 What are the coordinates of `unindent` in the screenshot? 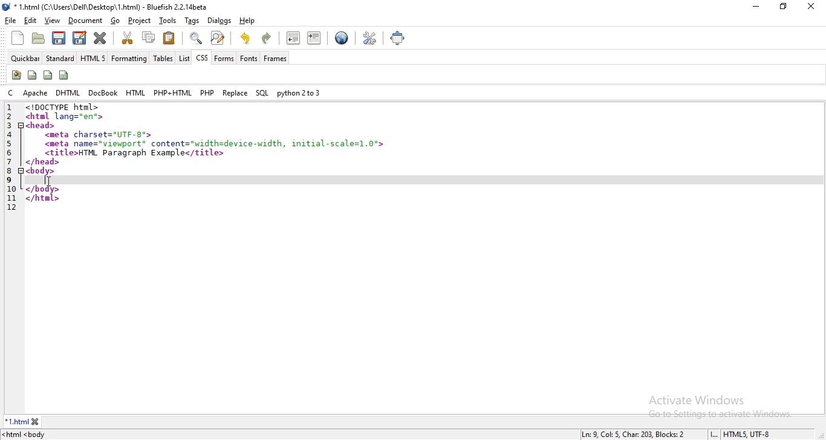 It's located at (293, 38).